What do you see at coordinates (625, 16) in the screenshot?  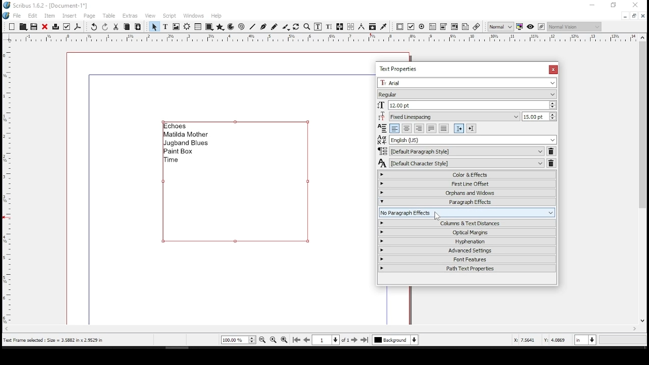 I see `minimize` at bounding box center [625, 16].